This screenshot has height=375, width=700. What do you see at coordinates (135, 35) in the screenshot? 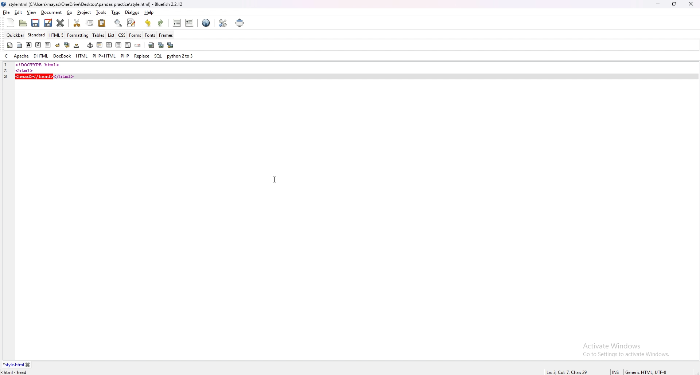
I see `forms` at bounding box center [135, 35].